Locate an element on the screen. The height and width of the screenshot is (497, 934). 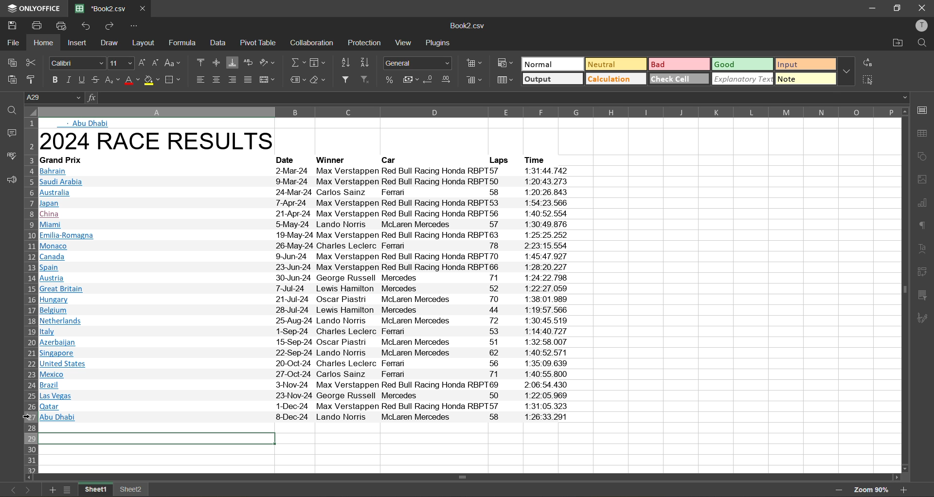
text info is located at coordinates (303, 374).